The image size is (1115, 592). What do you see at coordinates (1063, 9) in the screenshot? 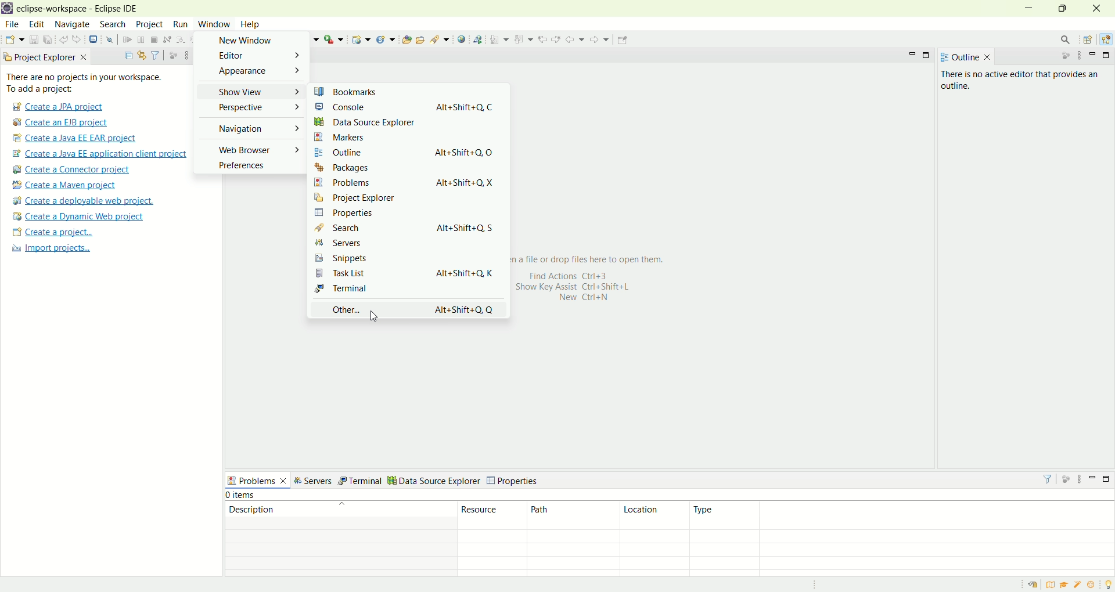
I see `maximize` at bounding box center [1063, 9].